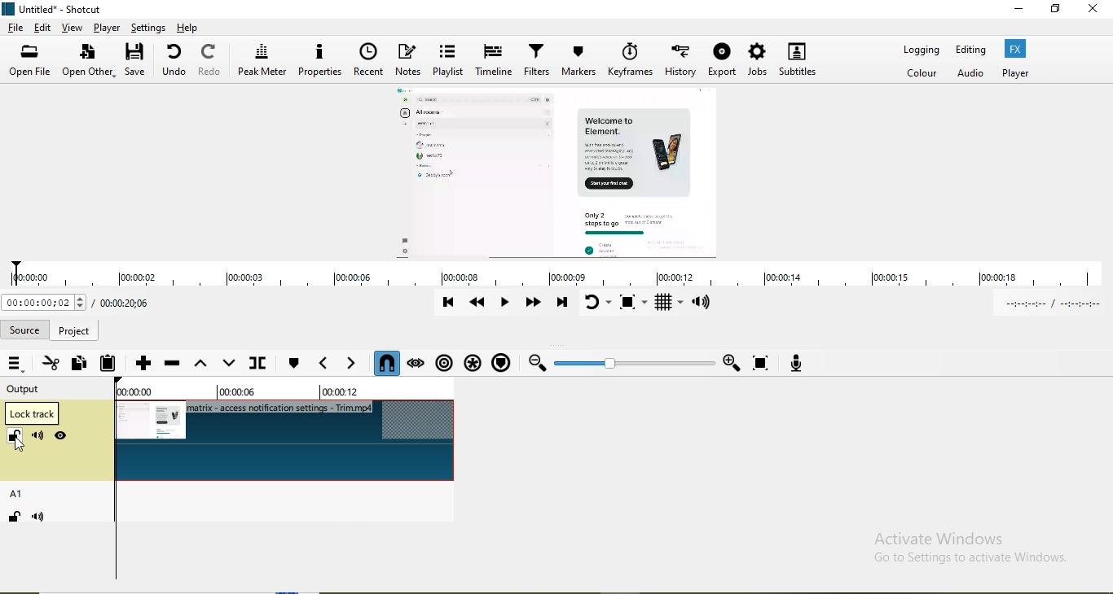  What do you see at coordinates (30, 59) in the screenshot?
I see `Open file ` at bounding box center [30, 59].